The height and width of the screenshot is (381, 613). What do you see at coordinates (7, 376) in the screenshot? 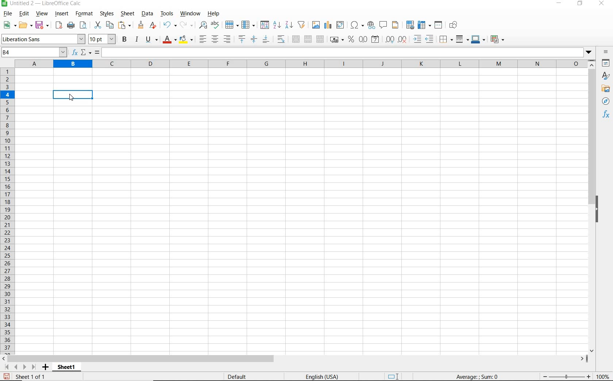
I see `save` at bounding box center [7, 376].